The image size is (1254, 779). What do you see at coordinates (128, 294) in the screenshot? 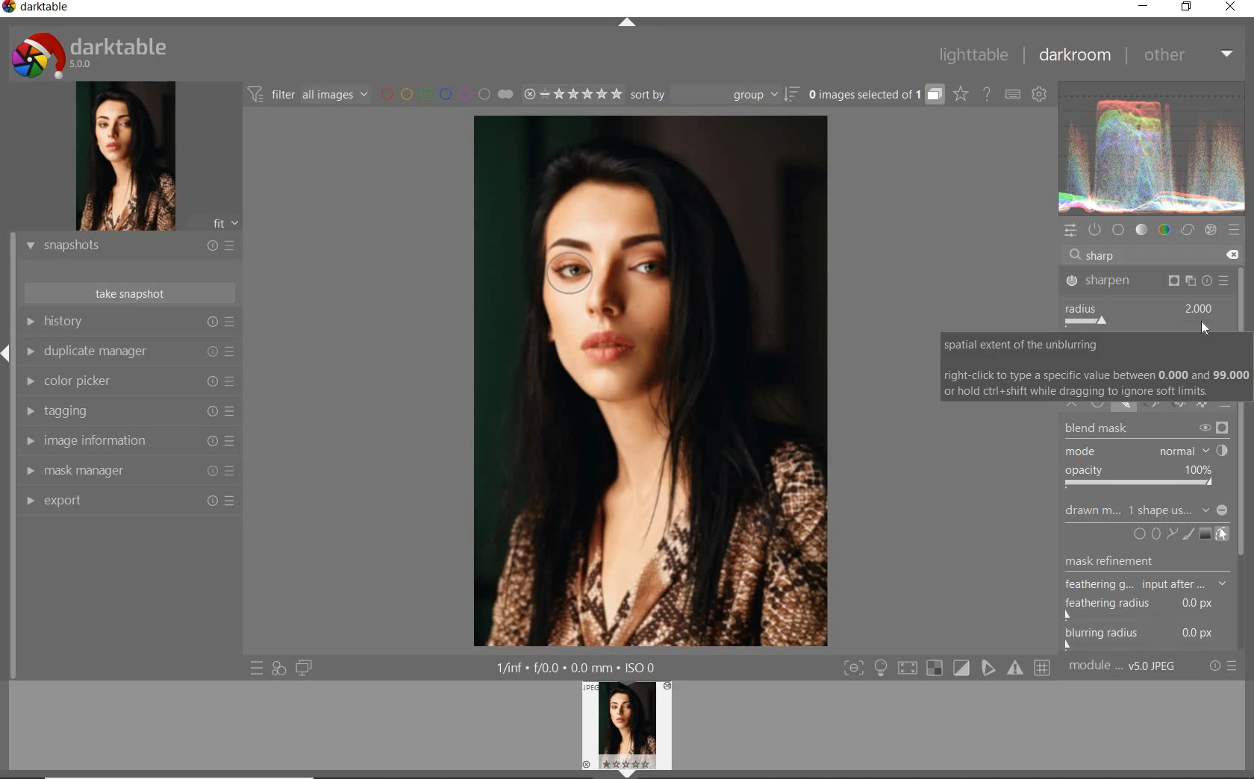
I see `take snapshot` at bounding box center [128, 294].